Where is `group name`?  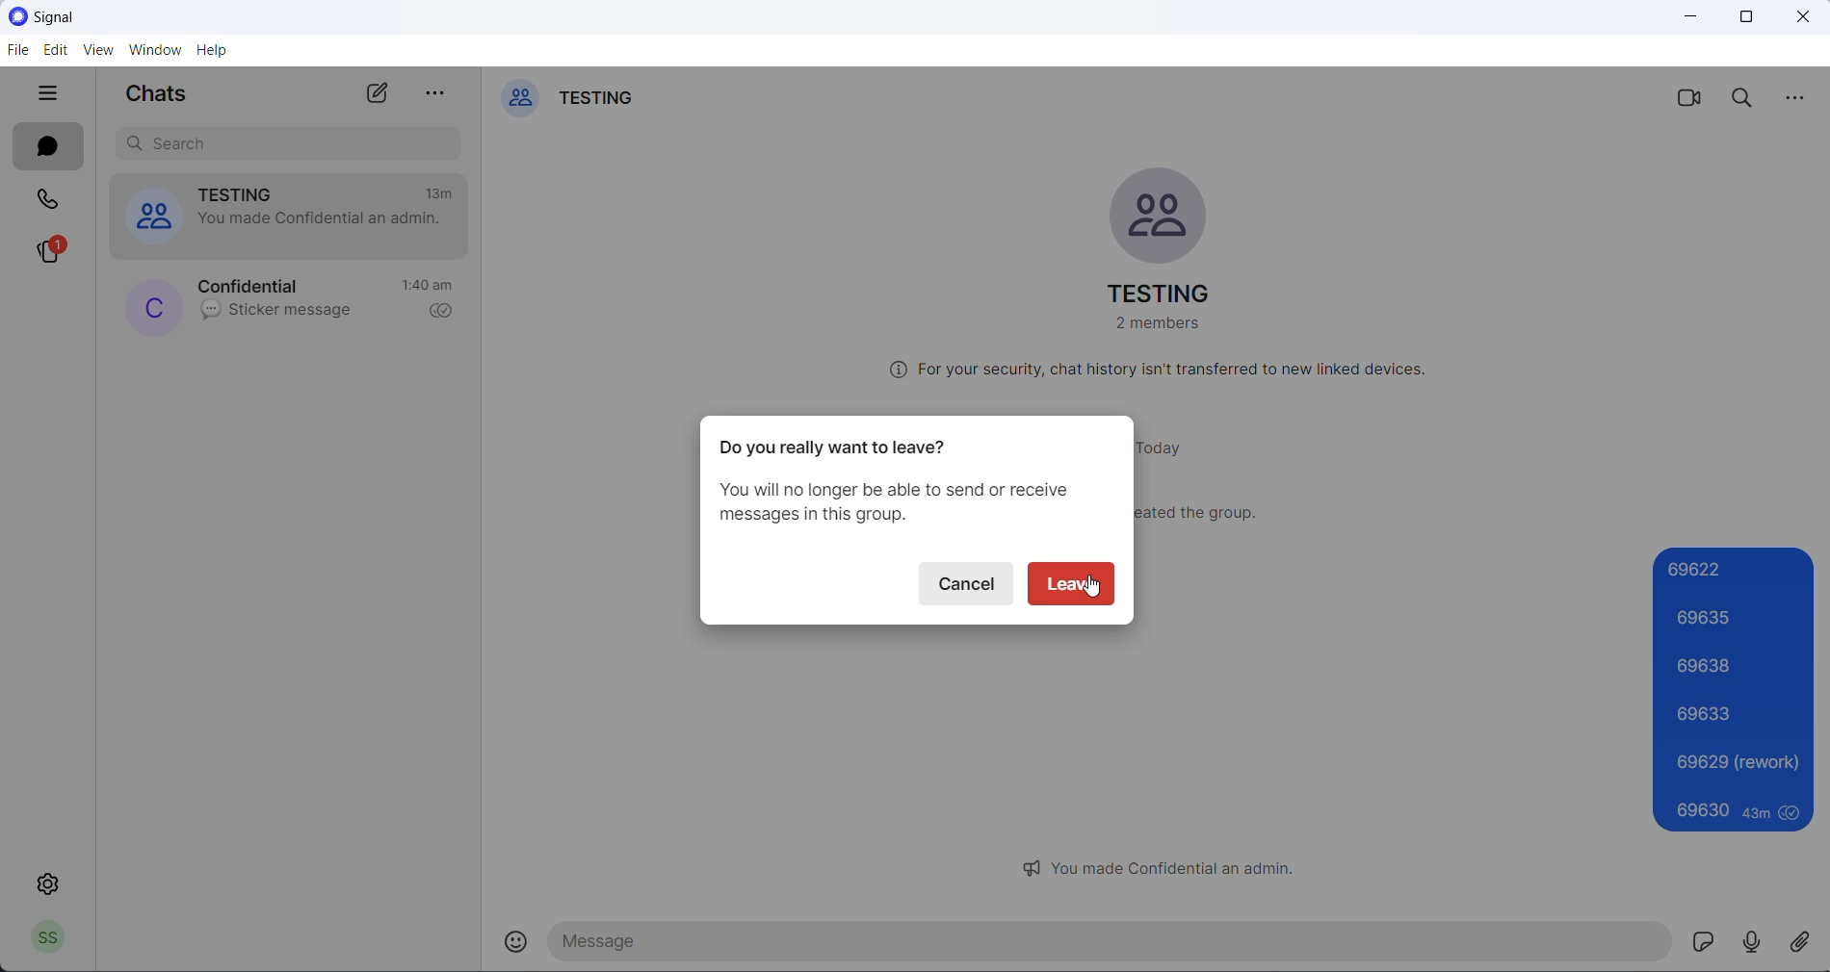 group name is located at coordinates (1156, 295).